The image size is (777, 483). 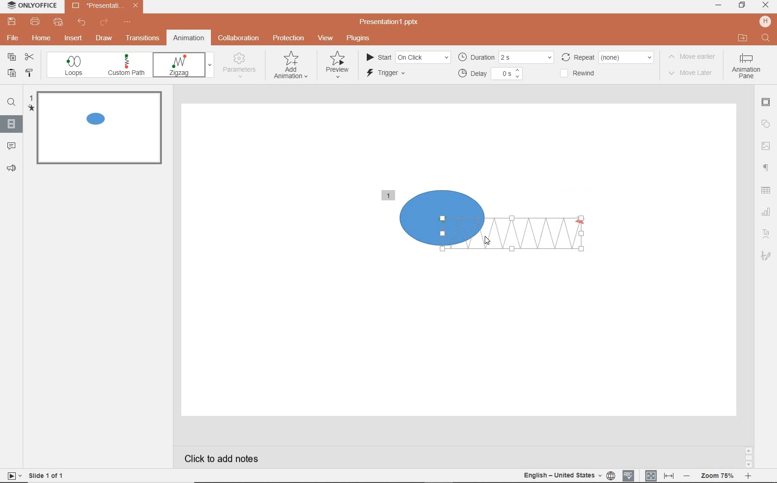 What do you see at coordinates (42, 39) in the screenshot?
I see `home` at bounding box center [42, 39].